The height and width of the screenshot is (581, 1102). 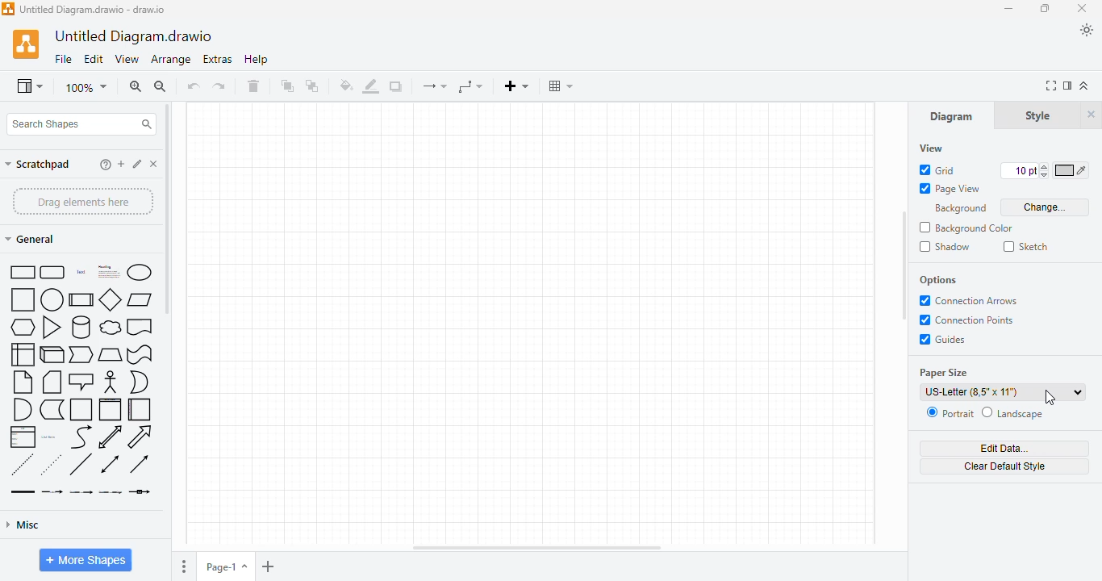 What do you see at coordinates (966, 228) in the screenshot?
I see `background color` at bounding box center [966, 228].